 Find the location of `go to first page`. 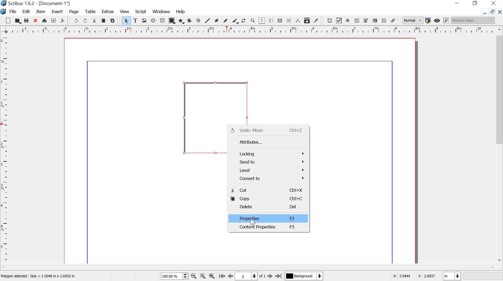

go to first page is located at coordinates (222, 276).